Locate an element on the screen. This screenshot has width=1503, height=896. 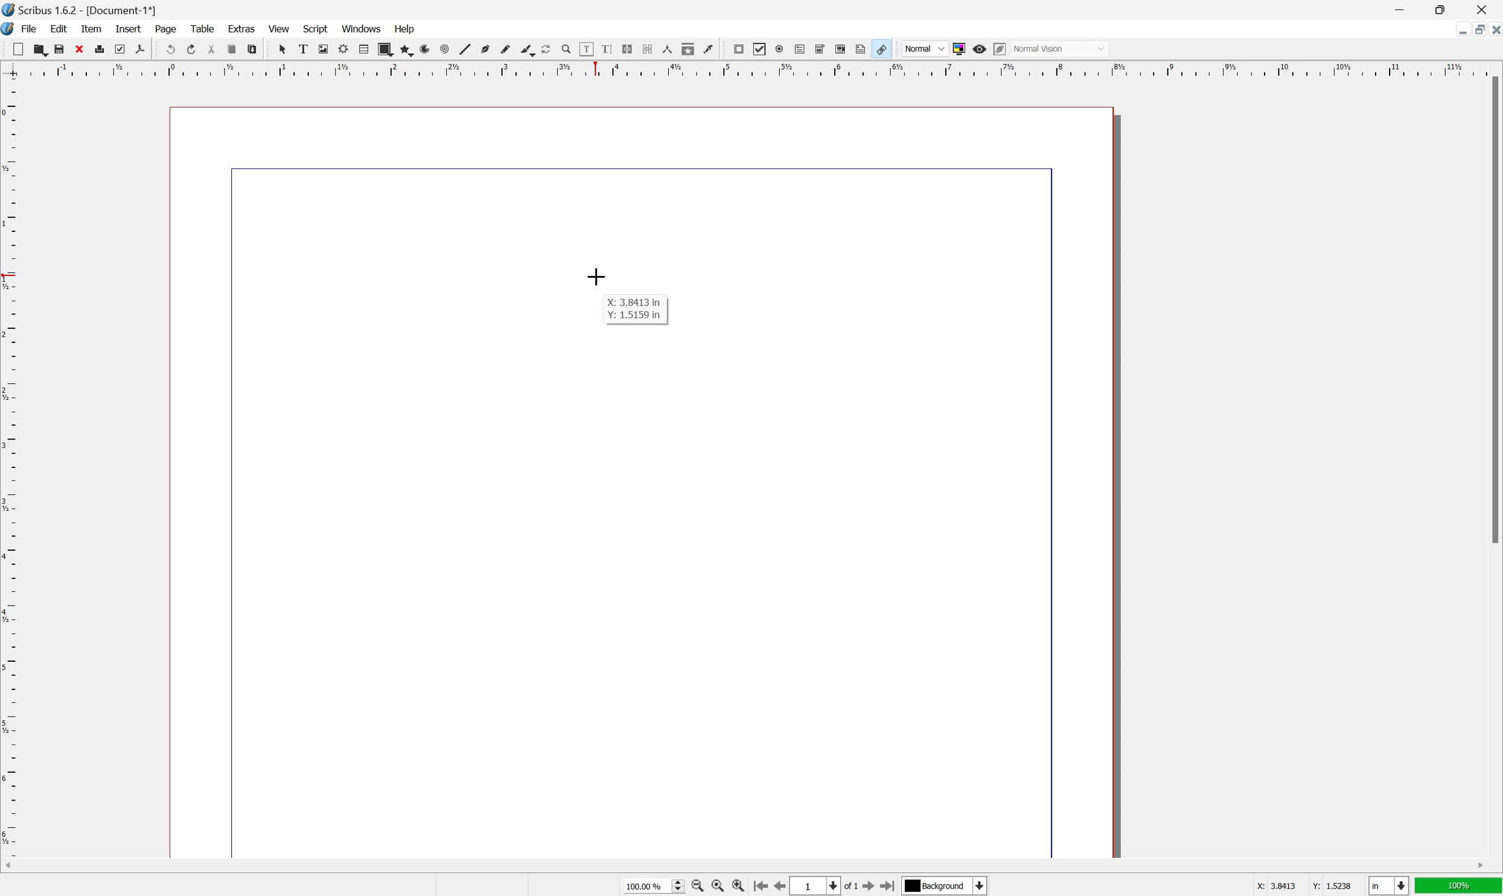
line is located at coordinates (465, 49).